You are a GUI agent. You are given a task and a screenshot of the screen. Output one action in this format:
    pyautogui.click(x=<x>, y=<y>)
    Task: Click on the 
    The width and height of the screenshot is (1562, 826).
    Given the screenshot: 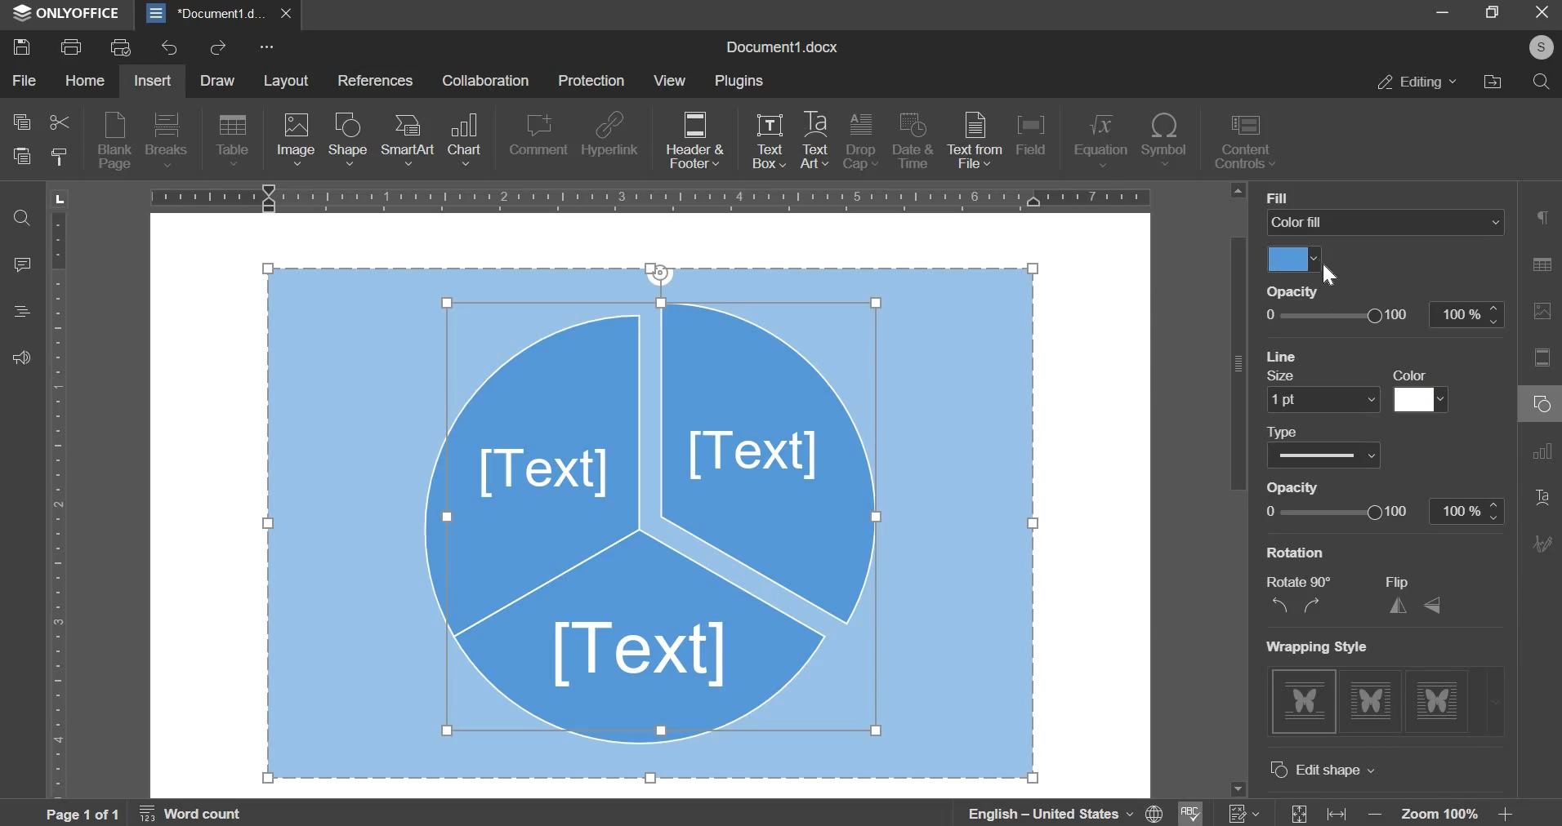 What is the action you would take?
    pyautogui.click(x=1288, y=377)
    